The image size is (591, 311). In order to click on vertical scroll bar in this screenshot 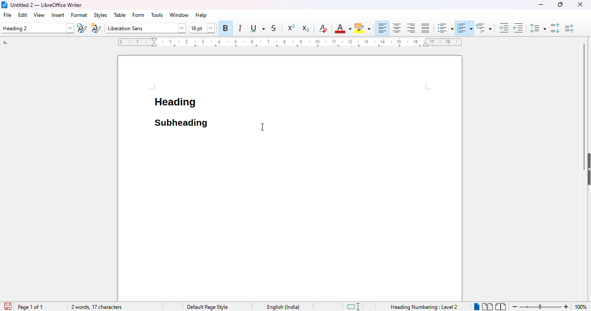, I will do `click(582, 96)`.